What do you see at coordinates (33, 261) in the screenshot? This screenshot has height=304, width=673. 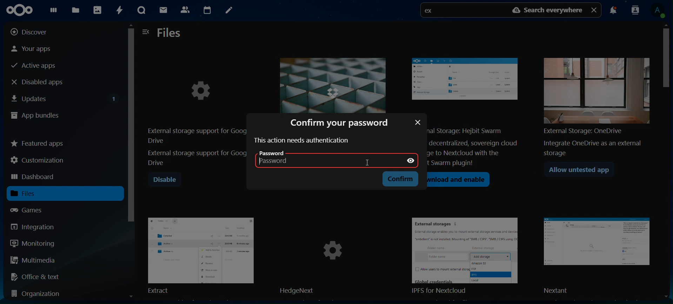 I see `multimedia` at bounding box center [33, 261].